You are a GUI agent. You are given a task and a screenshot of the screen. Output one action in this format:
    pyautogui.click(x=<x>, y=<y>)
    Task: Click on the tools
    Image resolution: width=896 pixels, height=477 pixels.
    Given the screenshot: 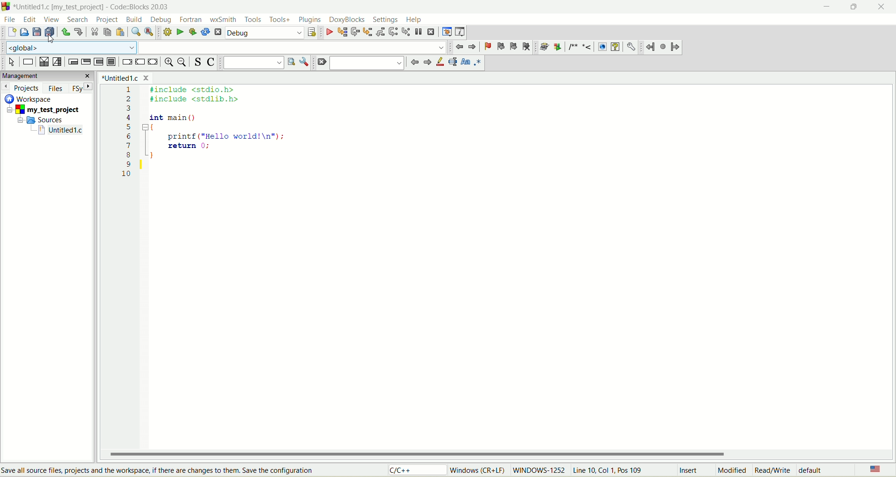 What is the action you would take?
    pyautogui.click(x=254, y=20)
    